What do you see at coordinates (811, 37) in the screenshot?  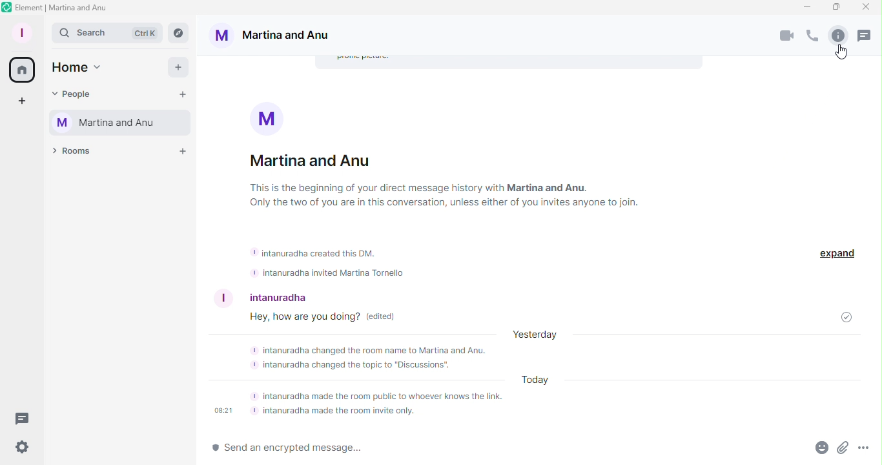 I see `Call` at bounding box center [811, 37].